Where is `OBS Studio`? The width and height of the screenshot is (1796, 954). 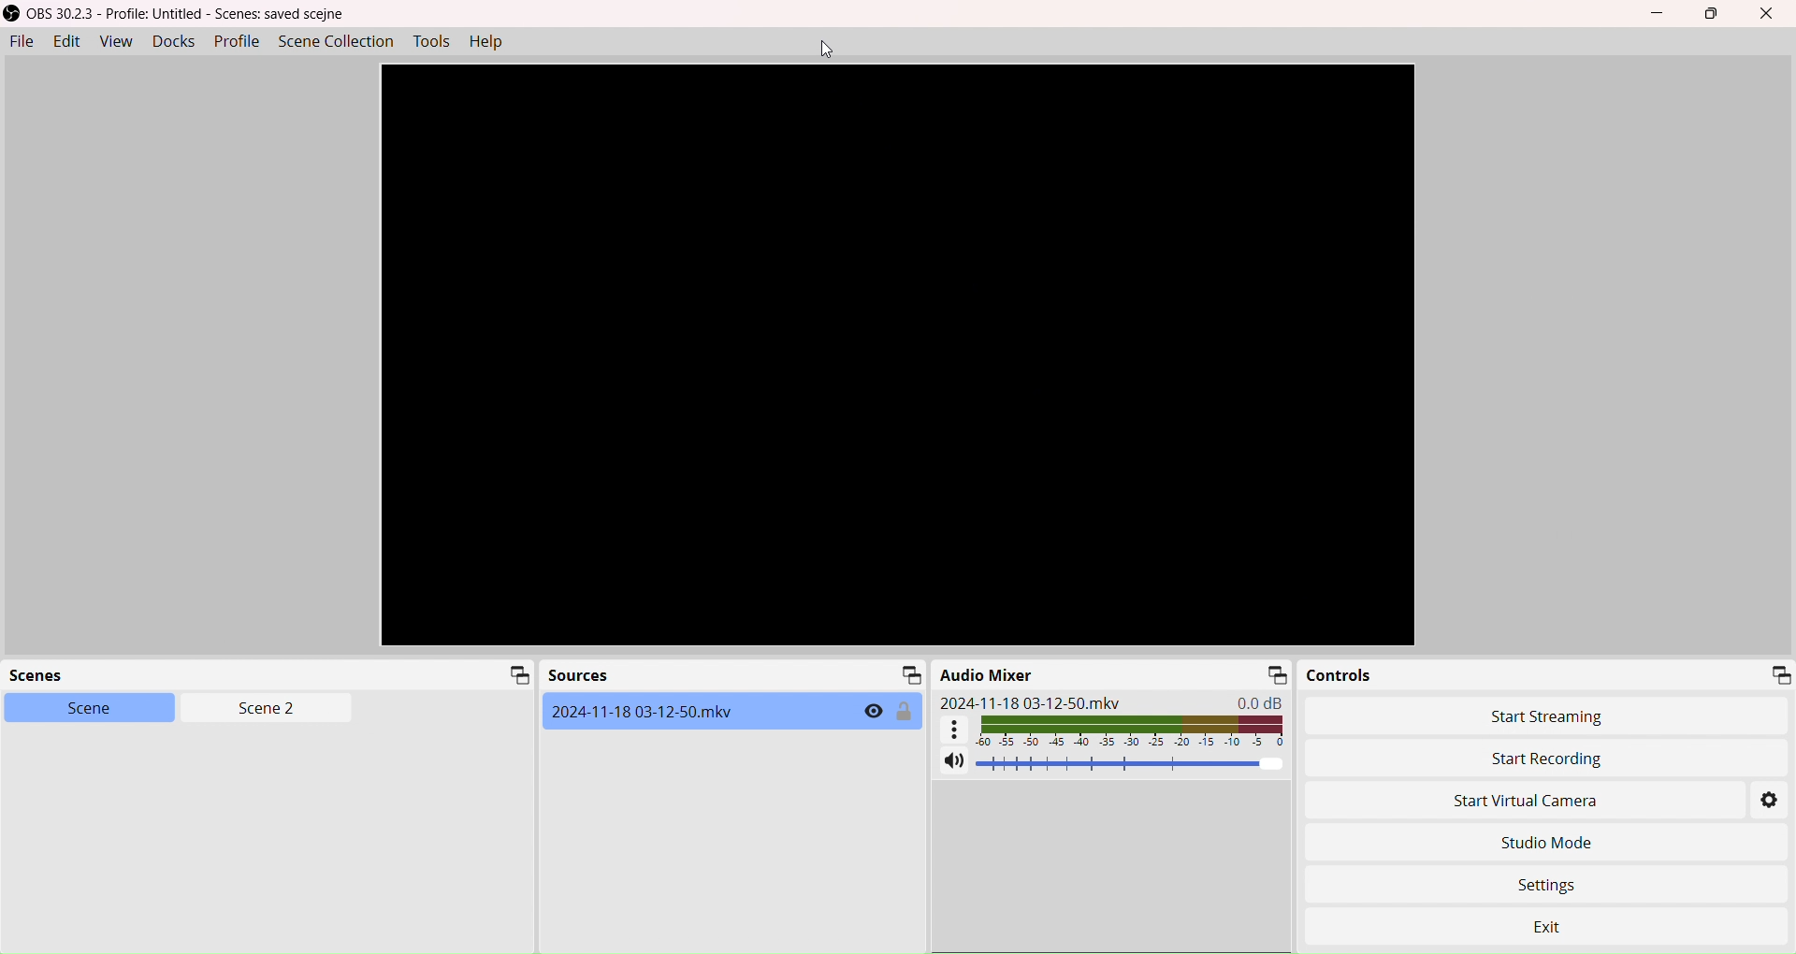 OBS Studio is located at coordinates (183, 14).